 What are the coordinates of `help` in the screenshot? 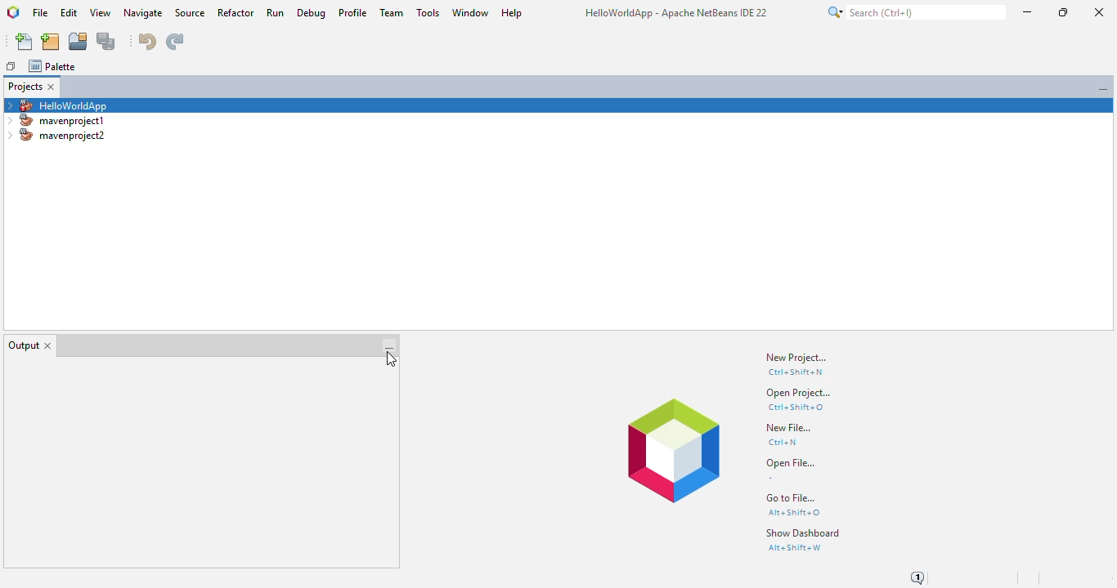 It's located at (512, 13).